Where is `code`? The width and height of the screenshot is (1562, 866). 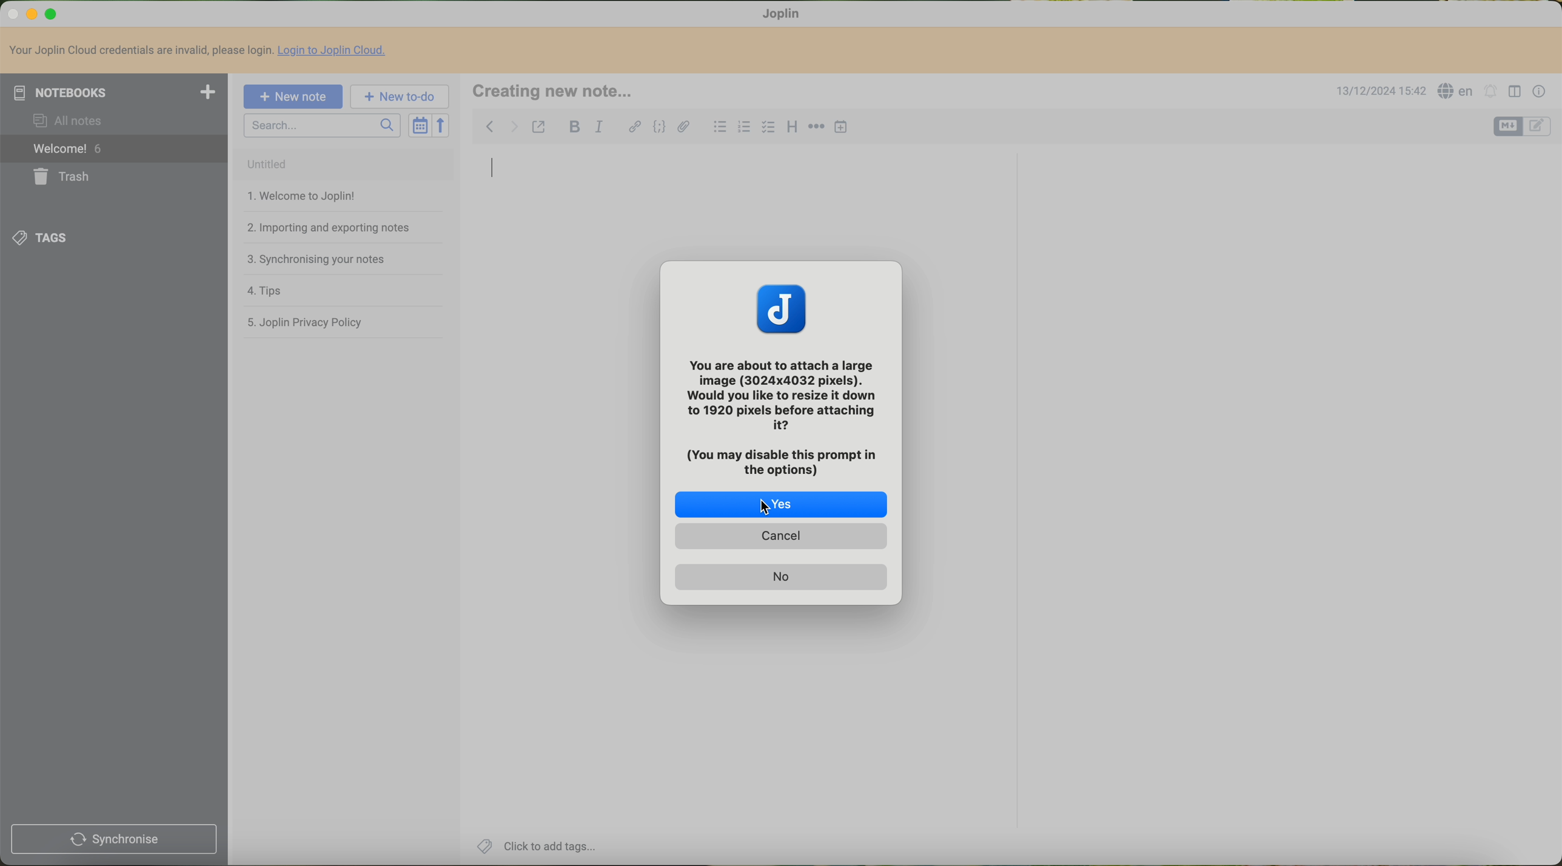
code is located at coordinates (659, 128).